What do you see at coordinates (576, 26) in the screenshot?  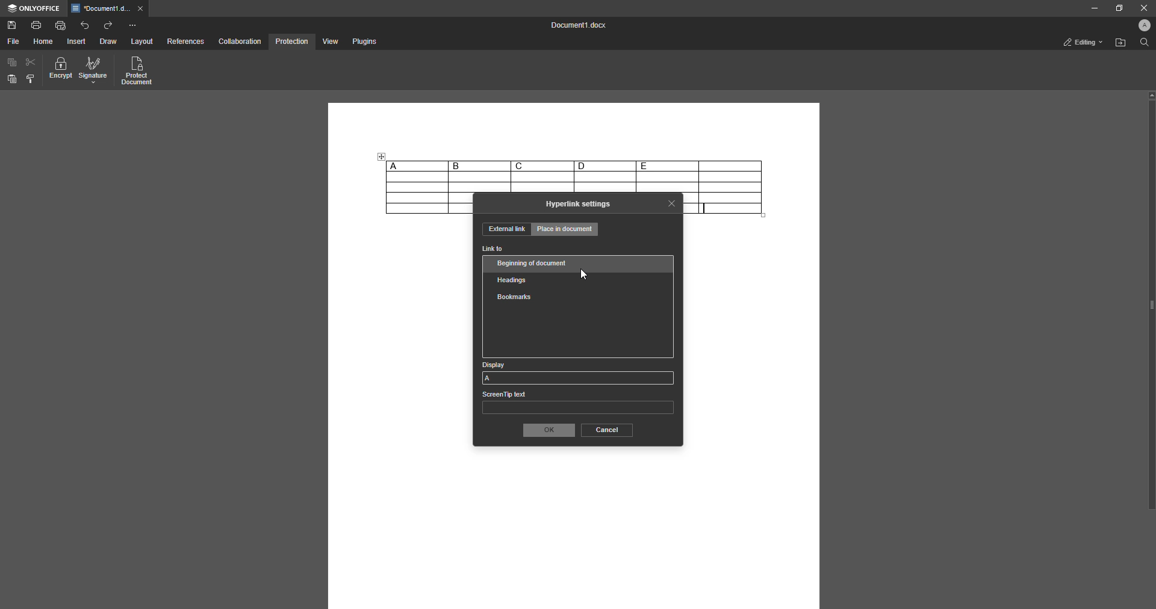 I see `Document 1` at bounding box center [576, 26].